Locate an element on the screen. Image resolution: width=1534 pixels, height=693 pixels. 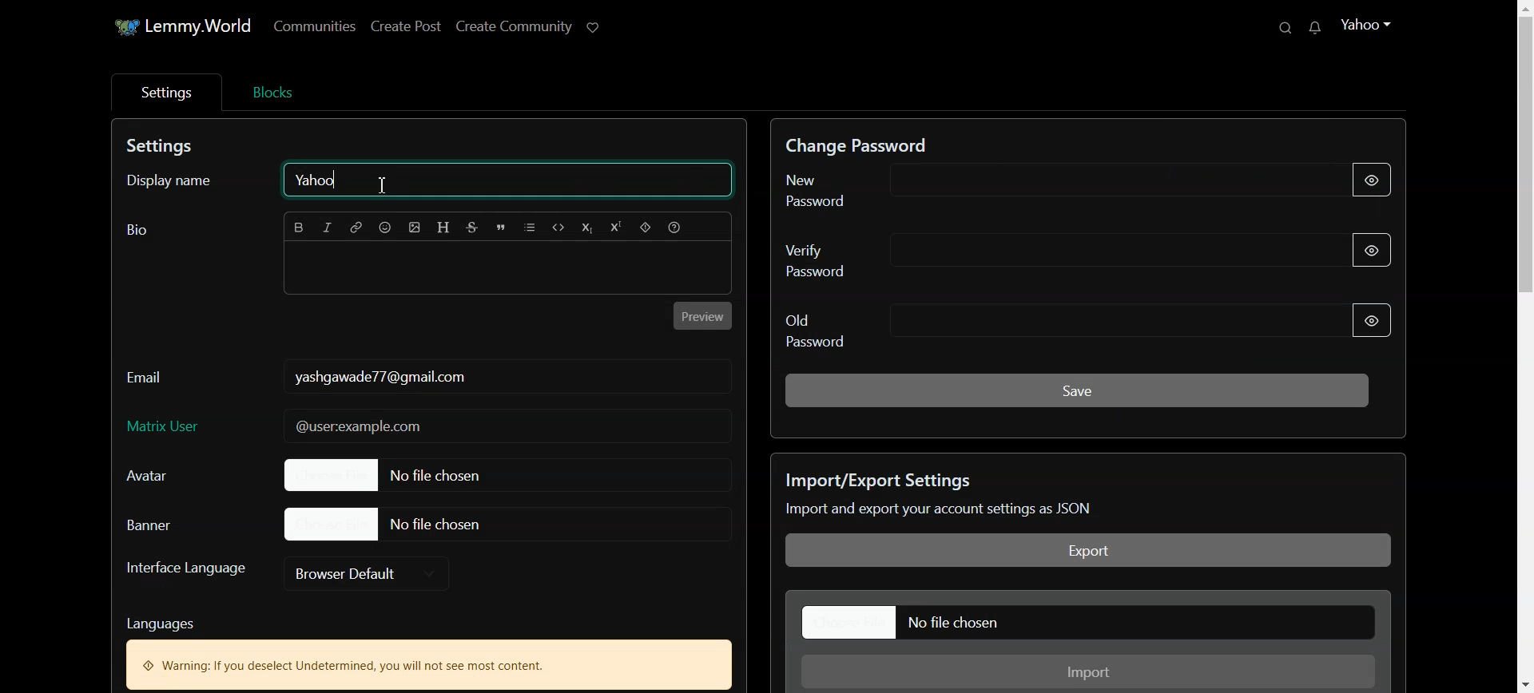
Browser default is located at coordinates (368, 572).